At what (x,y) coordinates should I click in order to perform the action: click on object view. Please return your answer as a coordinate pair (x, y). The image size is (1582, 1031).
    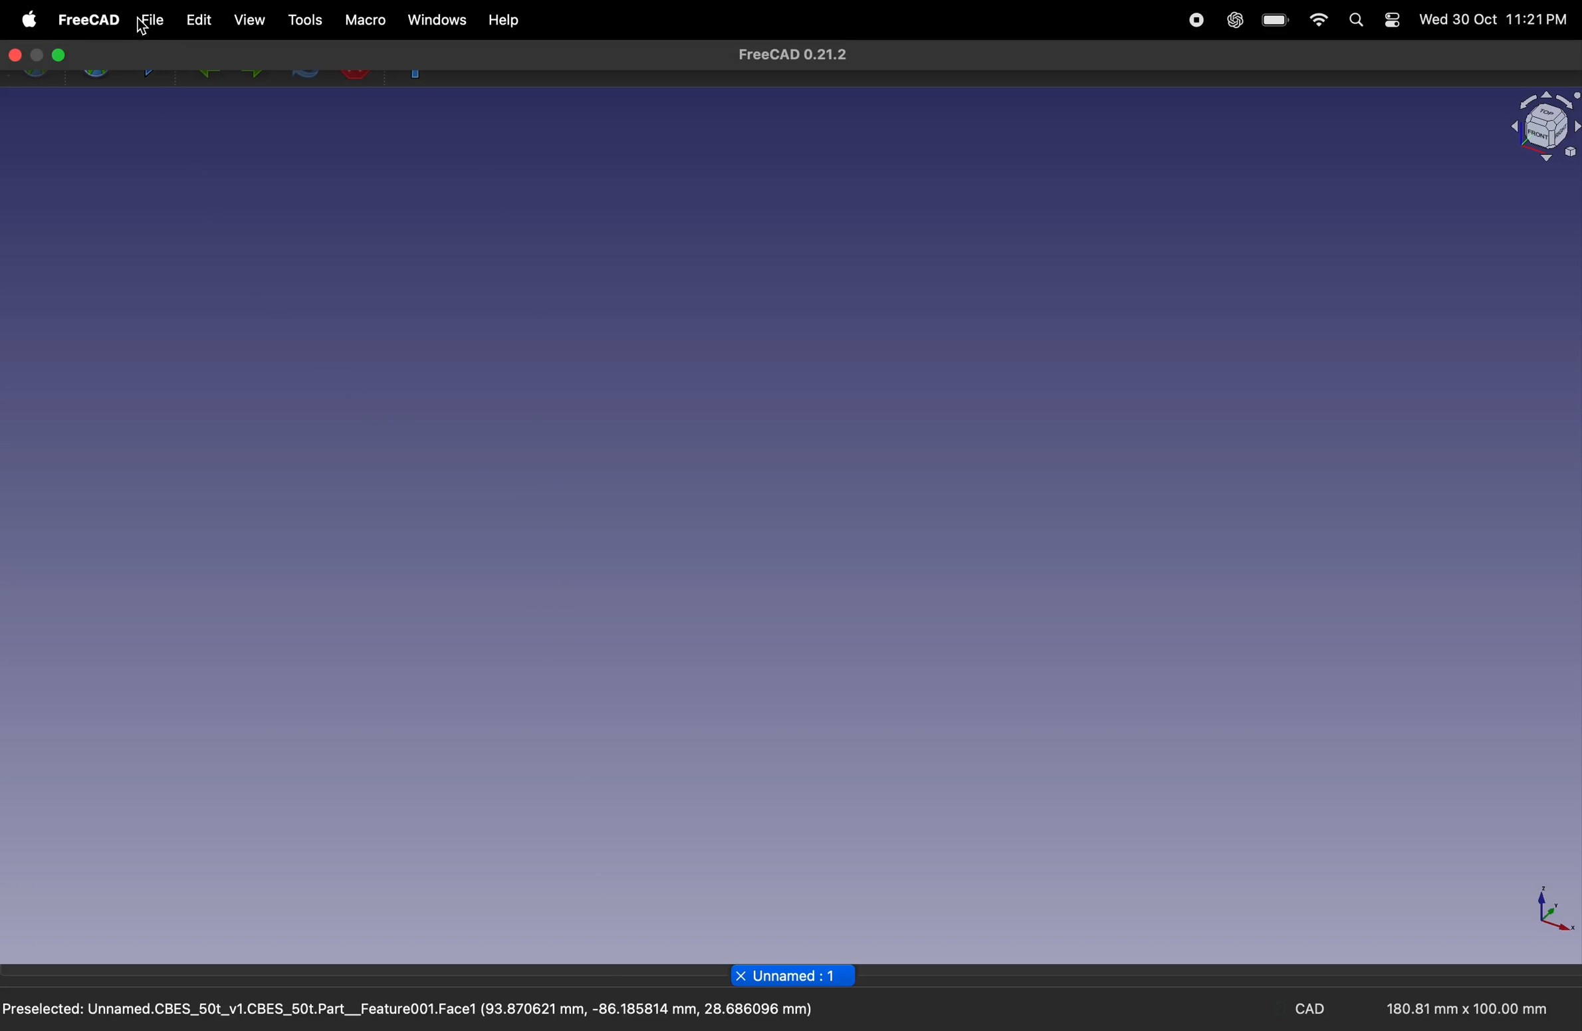
    Looking at the image, I should click on (1542, 128).